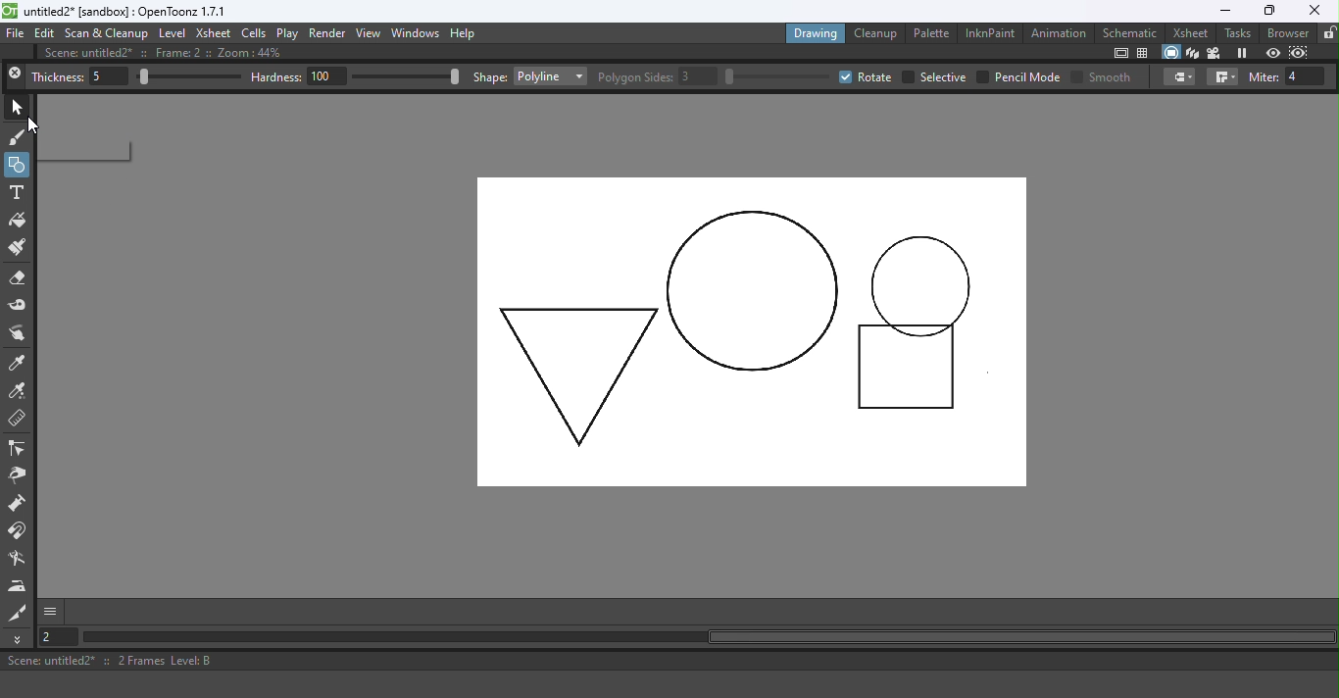 The height and width of the screenshot is (698, 1339). I want to click on Cutter tool, so click(18, 613).